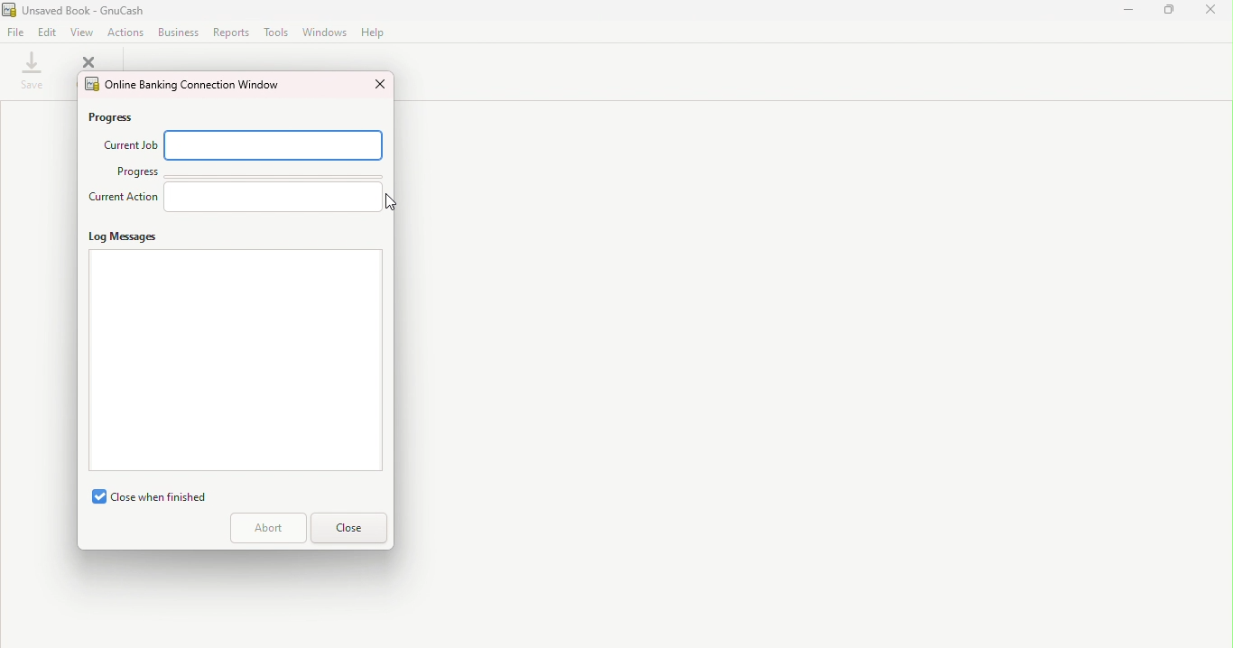 The height and width of the screenshot is (648, 1233). Describe the element at coordinates (1128, 15) in the screenshot. I see `Minimize` at that location.